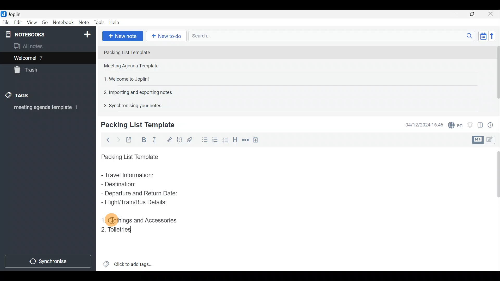  Describe the element at coordinates (330, 36) in the screenshot. I see `Search bar` at that location.